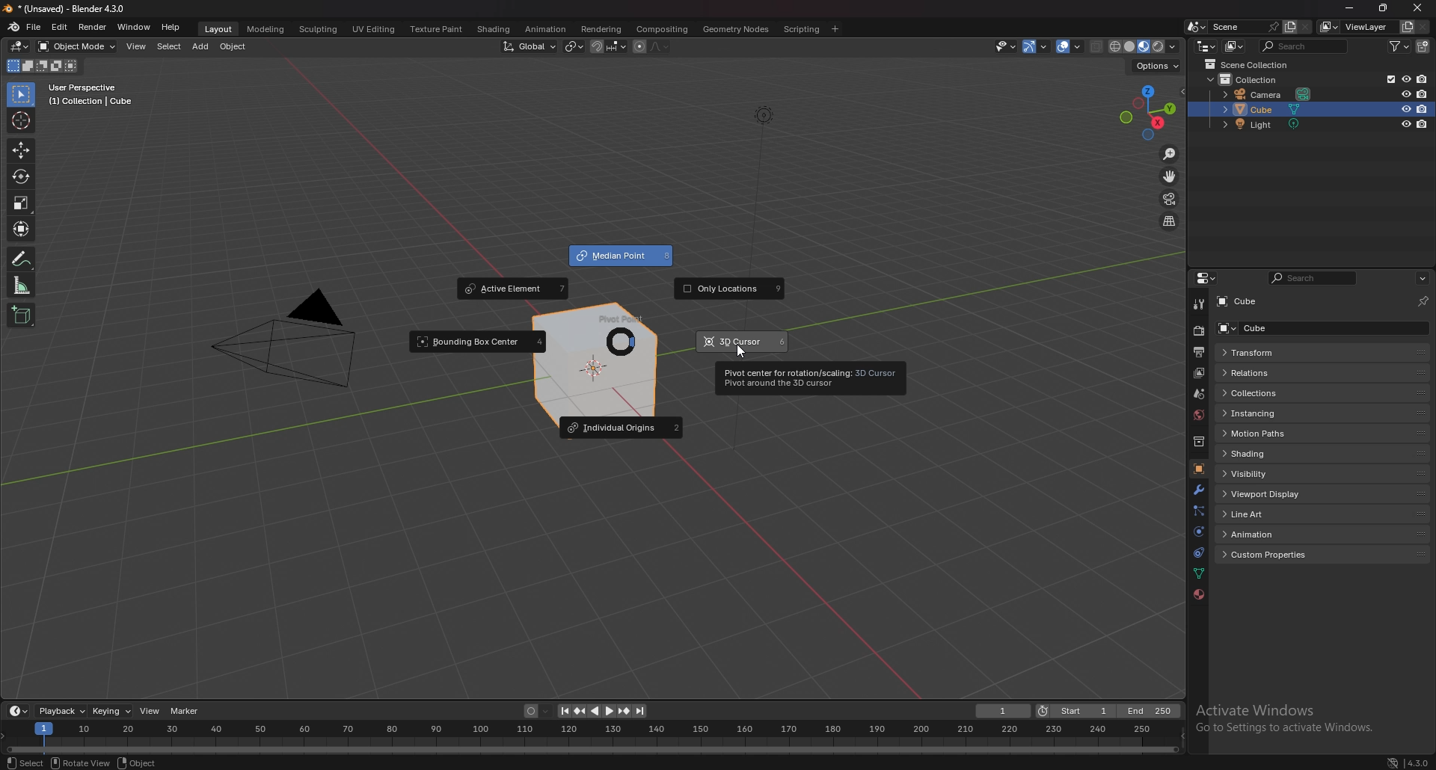 The width and height of the screenshot is (1436, 770). What do you see at coordinates (538, 711) in the screenshot?
I see `auto keying` at bounding box center [538, 711].